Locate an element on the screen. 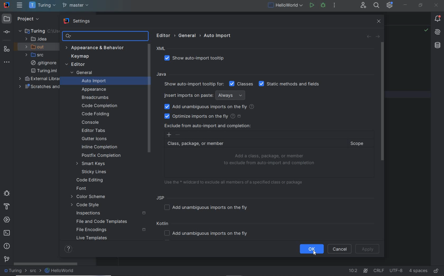 The height and width of the screenshot is (276, 444). Scrollbar is located at coordinates (149, 98).